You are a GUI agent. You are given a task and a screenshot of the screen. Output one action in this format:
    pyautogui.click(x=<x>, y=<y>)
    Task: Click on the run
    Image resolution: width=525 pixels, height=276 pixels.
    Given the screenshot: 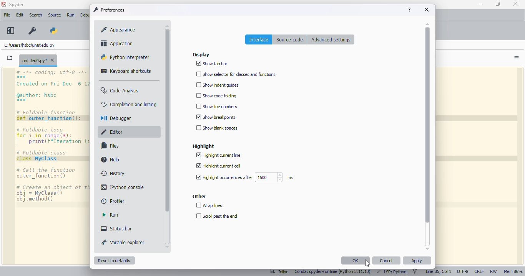 What is the action you would take?
    pyautogui.click(x=110, y=215)
    